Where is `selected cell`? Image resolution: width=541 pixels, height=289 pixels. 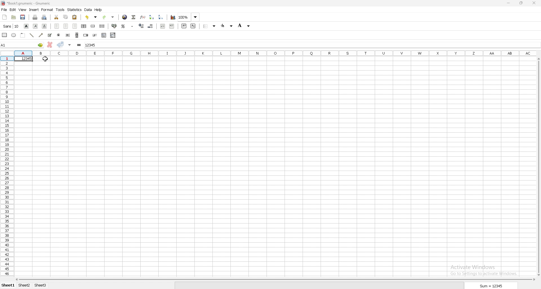
selected cell is located at coordinates (22, 45).